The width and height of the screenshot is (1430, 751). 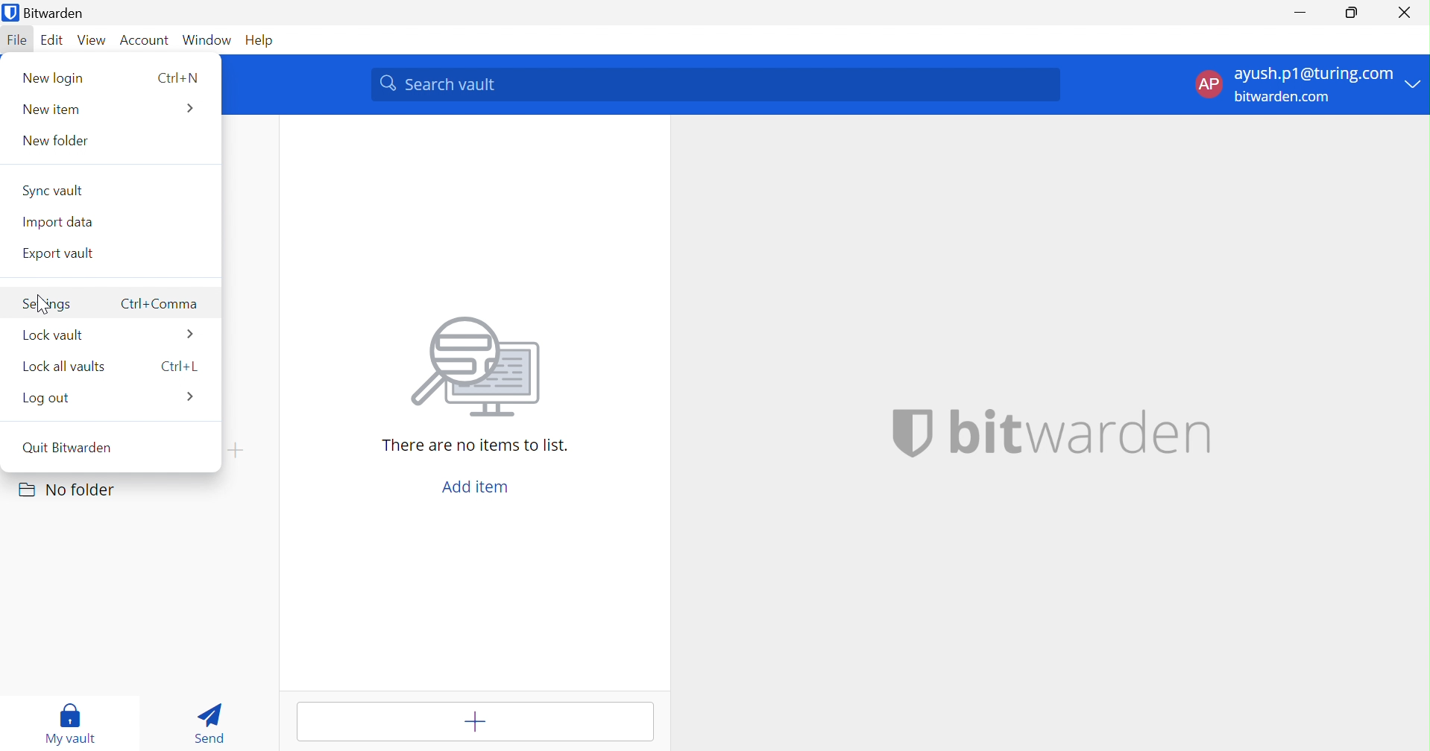 I want to click on Sync vault, so click(x=55, y=191).